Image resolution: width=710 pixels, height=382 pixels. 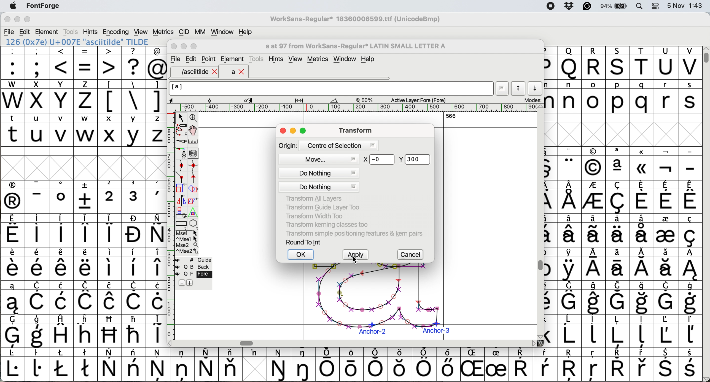 I want to click on Y, so click(x=62, y=96).